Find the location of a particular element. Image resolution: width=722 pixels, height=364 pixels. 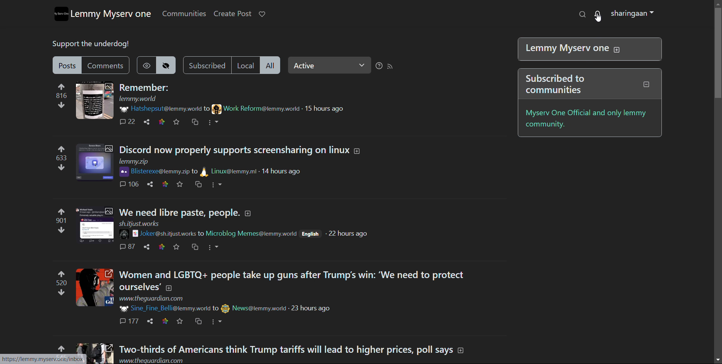

search is located at coordinates (582, 14).